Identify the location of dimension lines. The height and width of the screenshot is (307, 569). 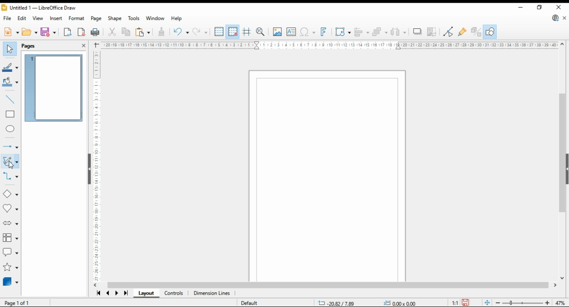
(212, 293).